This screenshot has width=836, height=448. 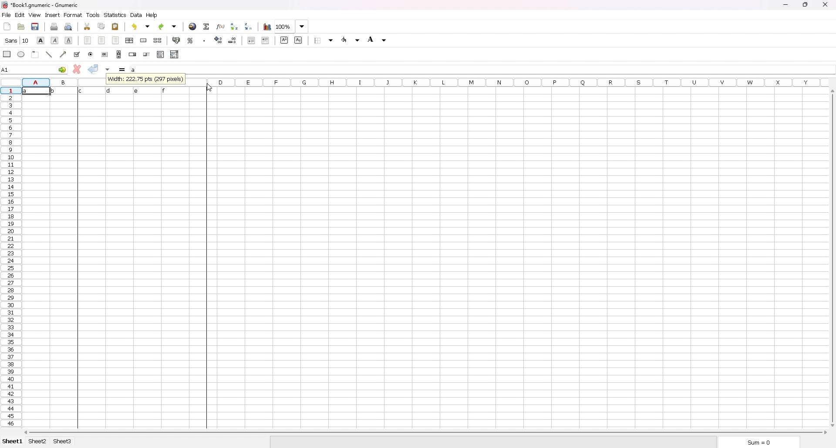 What do you see at coordinates (169, 27) in the screenshot?
I see `redo` at bounding box center [169, 27].